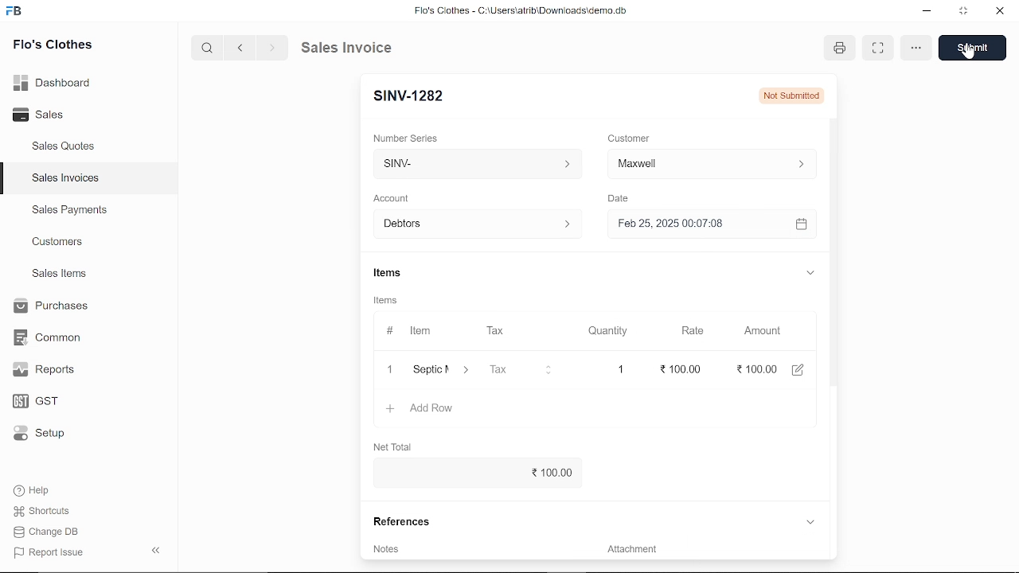  What do you see at coordinates (158, 552) in the screenshot?
I see `collapse` at bounding box center [158, 552].